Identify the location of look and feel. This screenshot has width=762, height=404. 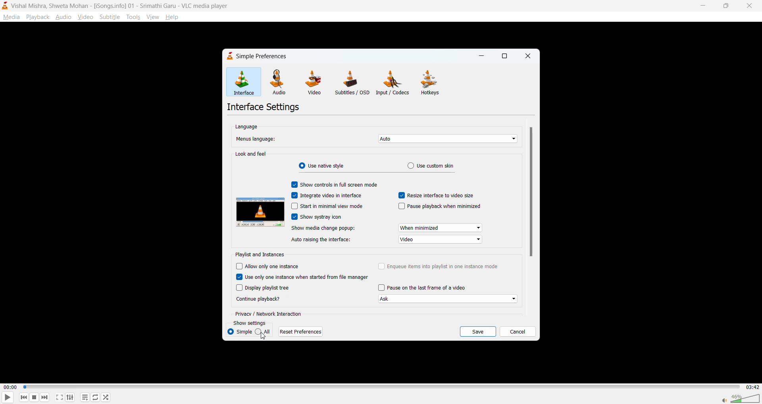
(252, 154).